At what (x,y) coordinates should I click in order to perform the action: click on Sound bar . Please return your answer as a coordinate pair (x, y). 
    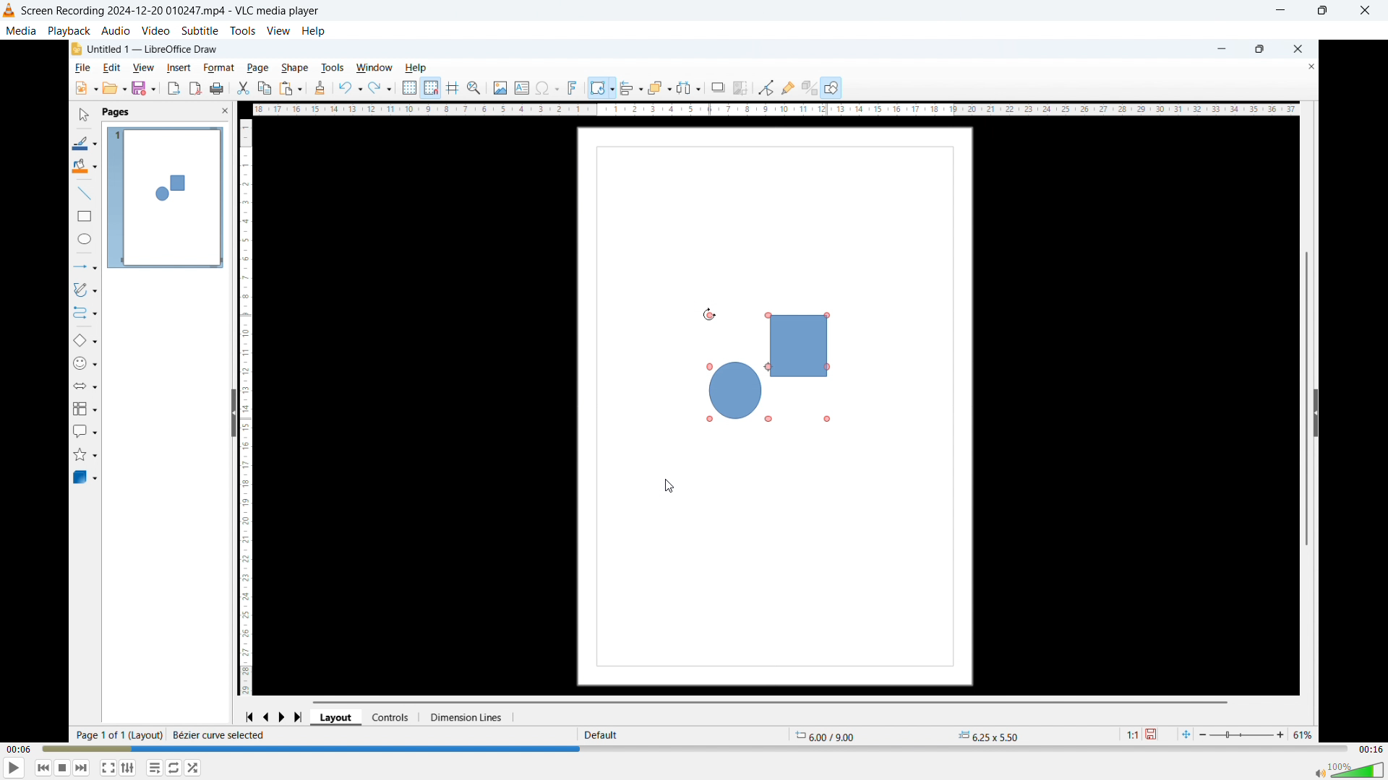
    Looking at the image, I should click on (1345, 770).